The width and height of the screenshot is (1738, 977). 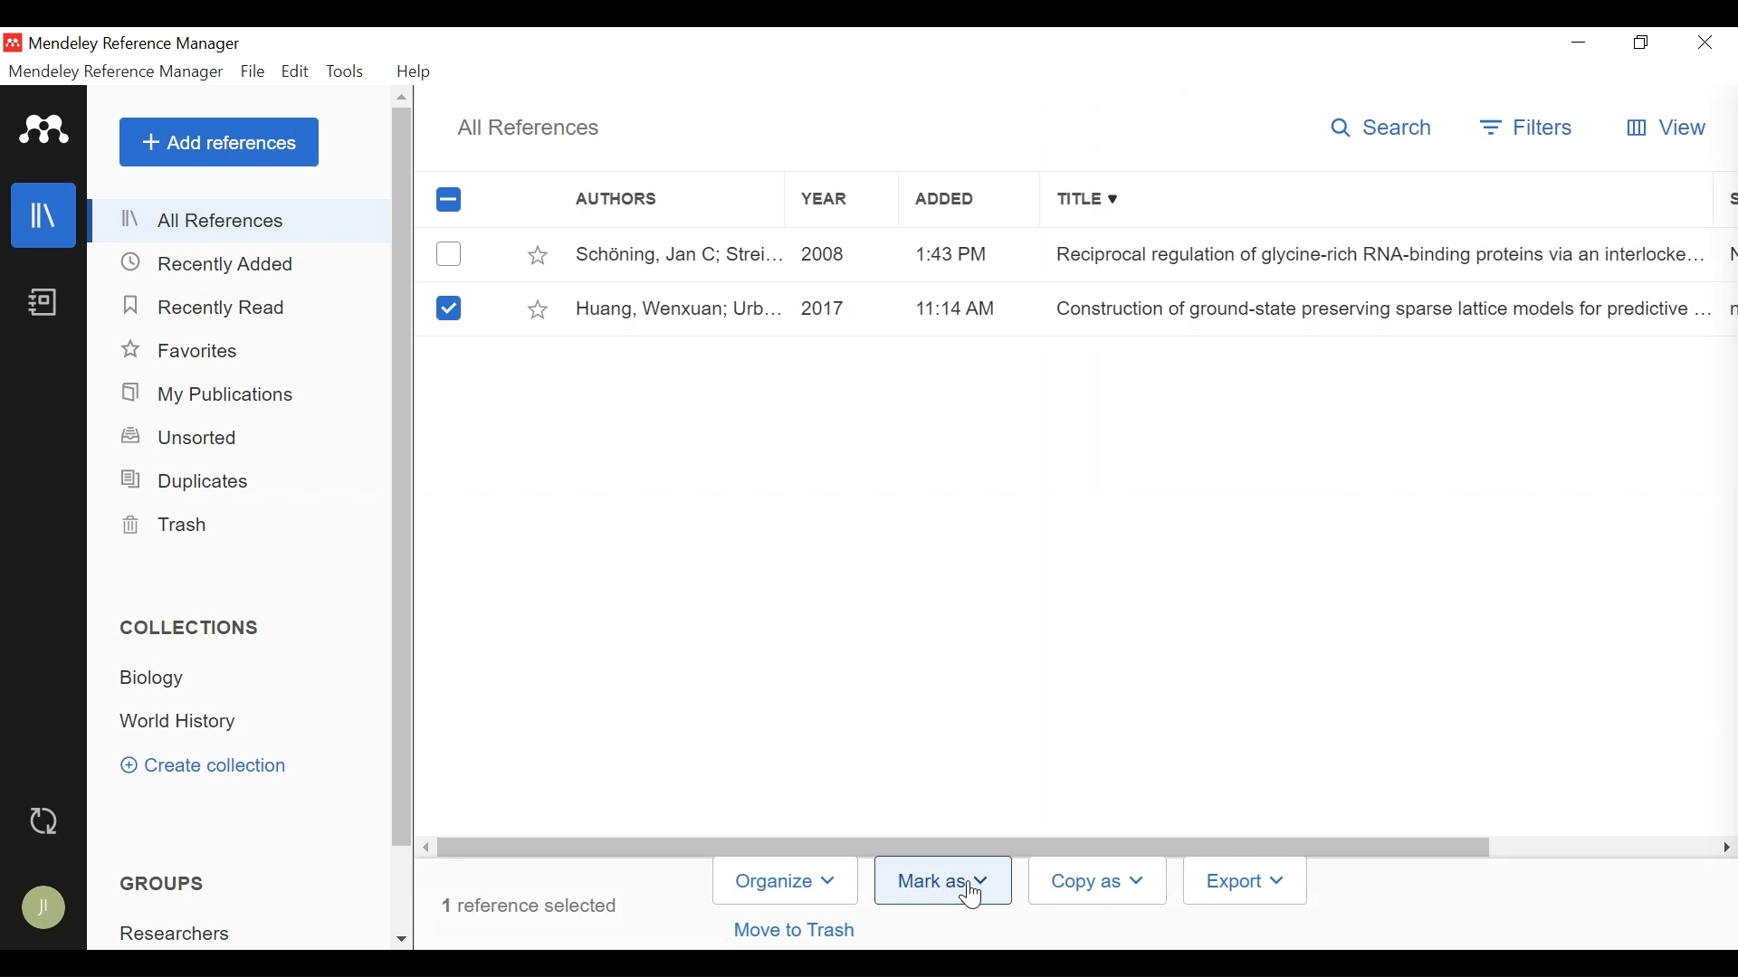 I want to click on Vertical Scroll bar, so click(x=968, y=845).